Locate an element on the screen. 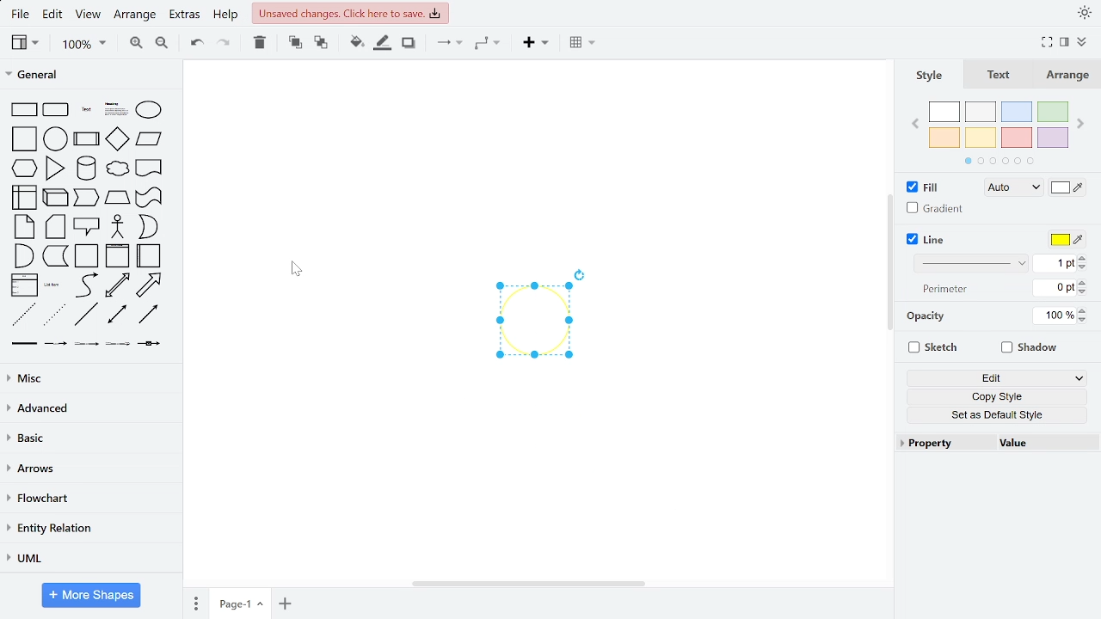 This screenshot has height=619, width=1101. pages in color is located at coordinates (1000, 162).